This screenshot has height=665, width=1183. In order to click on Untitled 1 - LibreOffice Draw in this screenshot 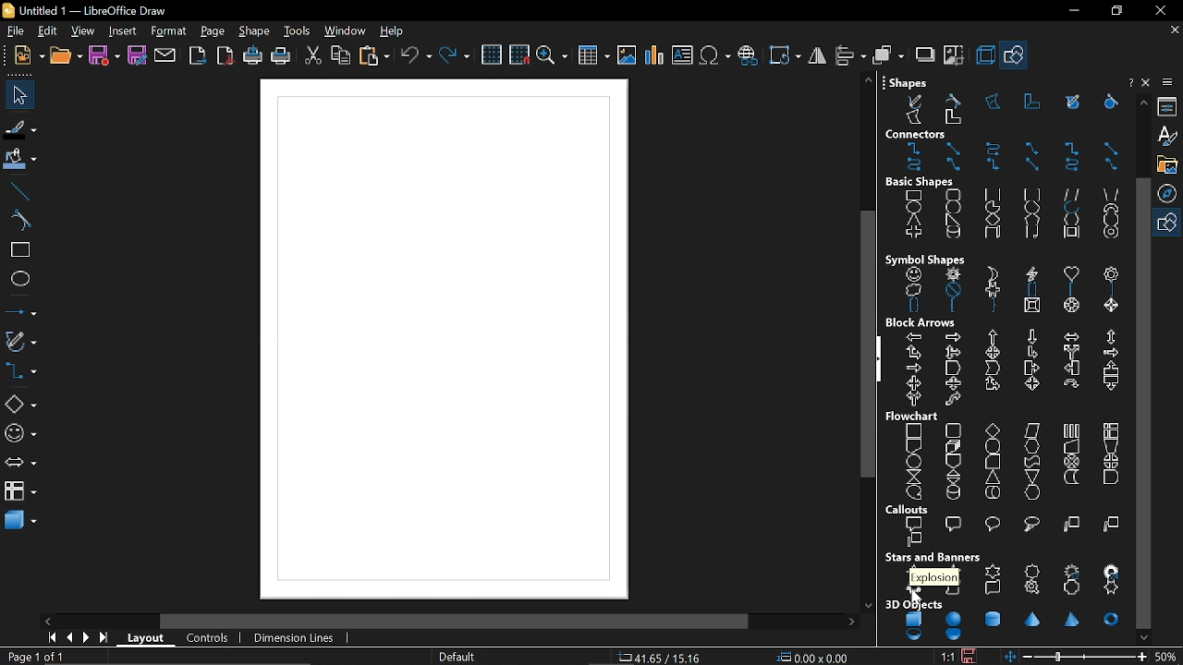, I will do `click(88, 9)`.